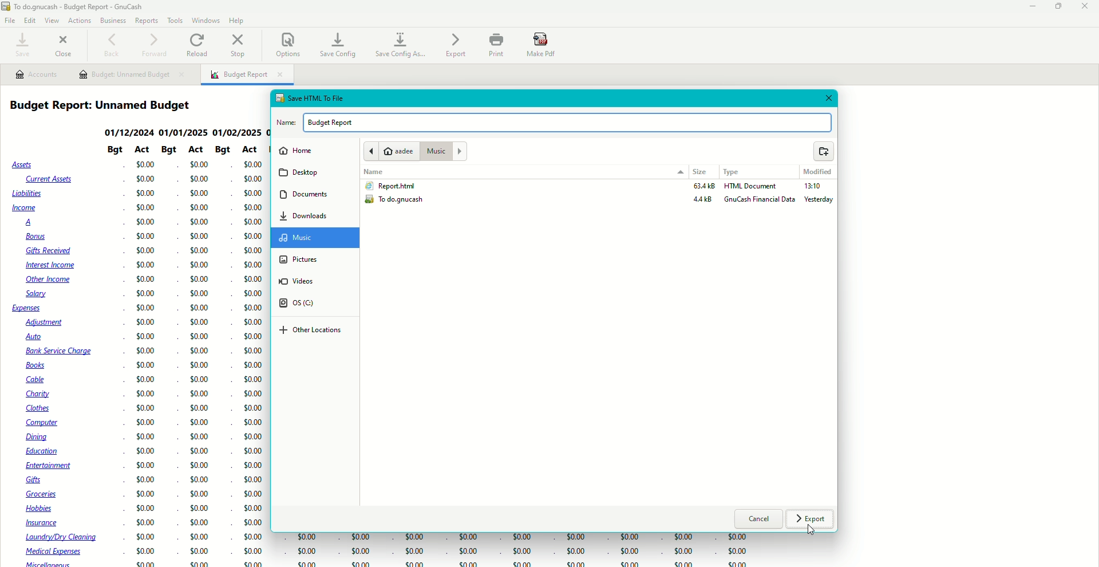 The image size is (1099, 567). I want to click on GnuCash, so click(94, 7).